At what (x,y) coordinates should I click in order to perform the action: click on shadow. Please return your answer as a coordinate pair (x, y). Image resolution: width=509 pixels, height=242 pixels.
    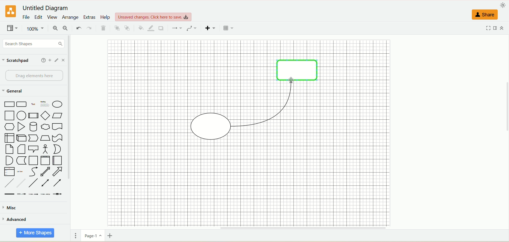
    Looking at the image, I should click on (162, 28).